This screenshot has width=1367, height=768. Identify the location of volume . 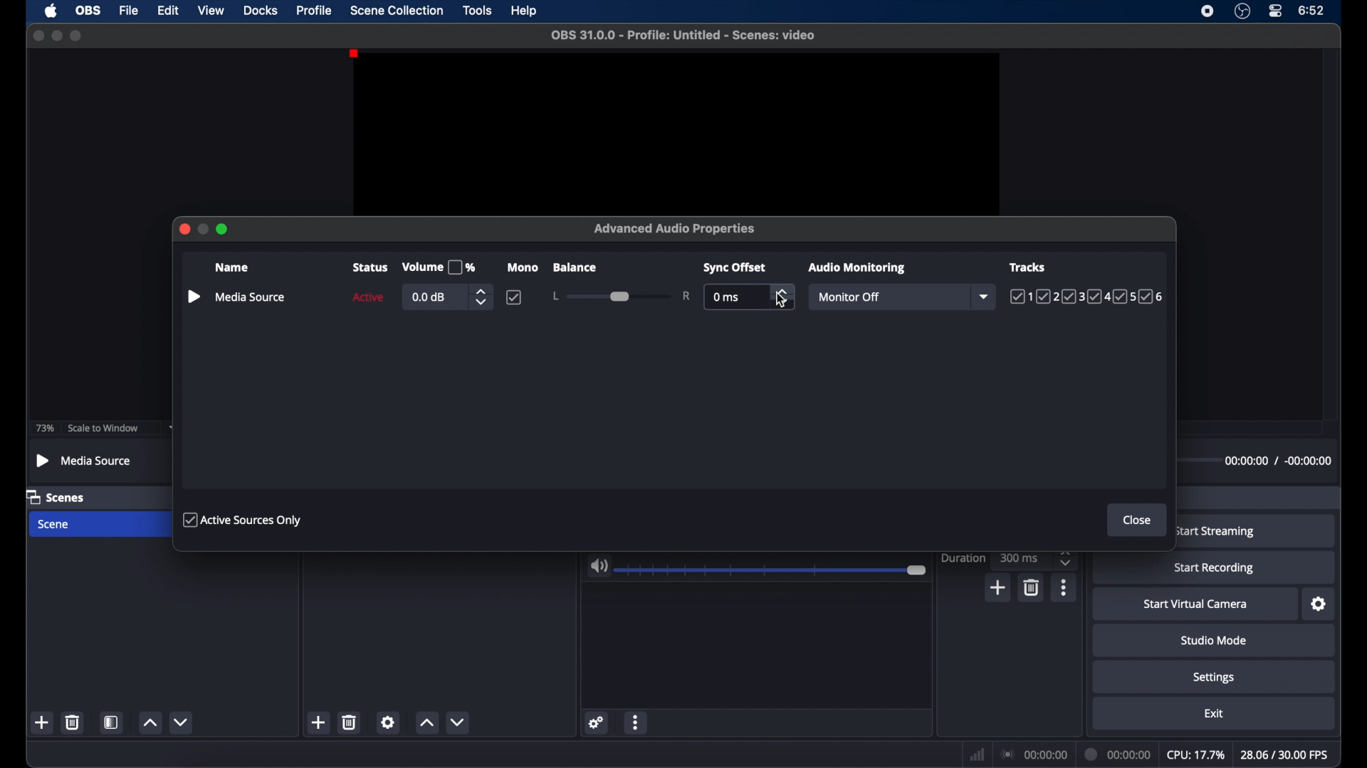
(439, 268).